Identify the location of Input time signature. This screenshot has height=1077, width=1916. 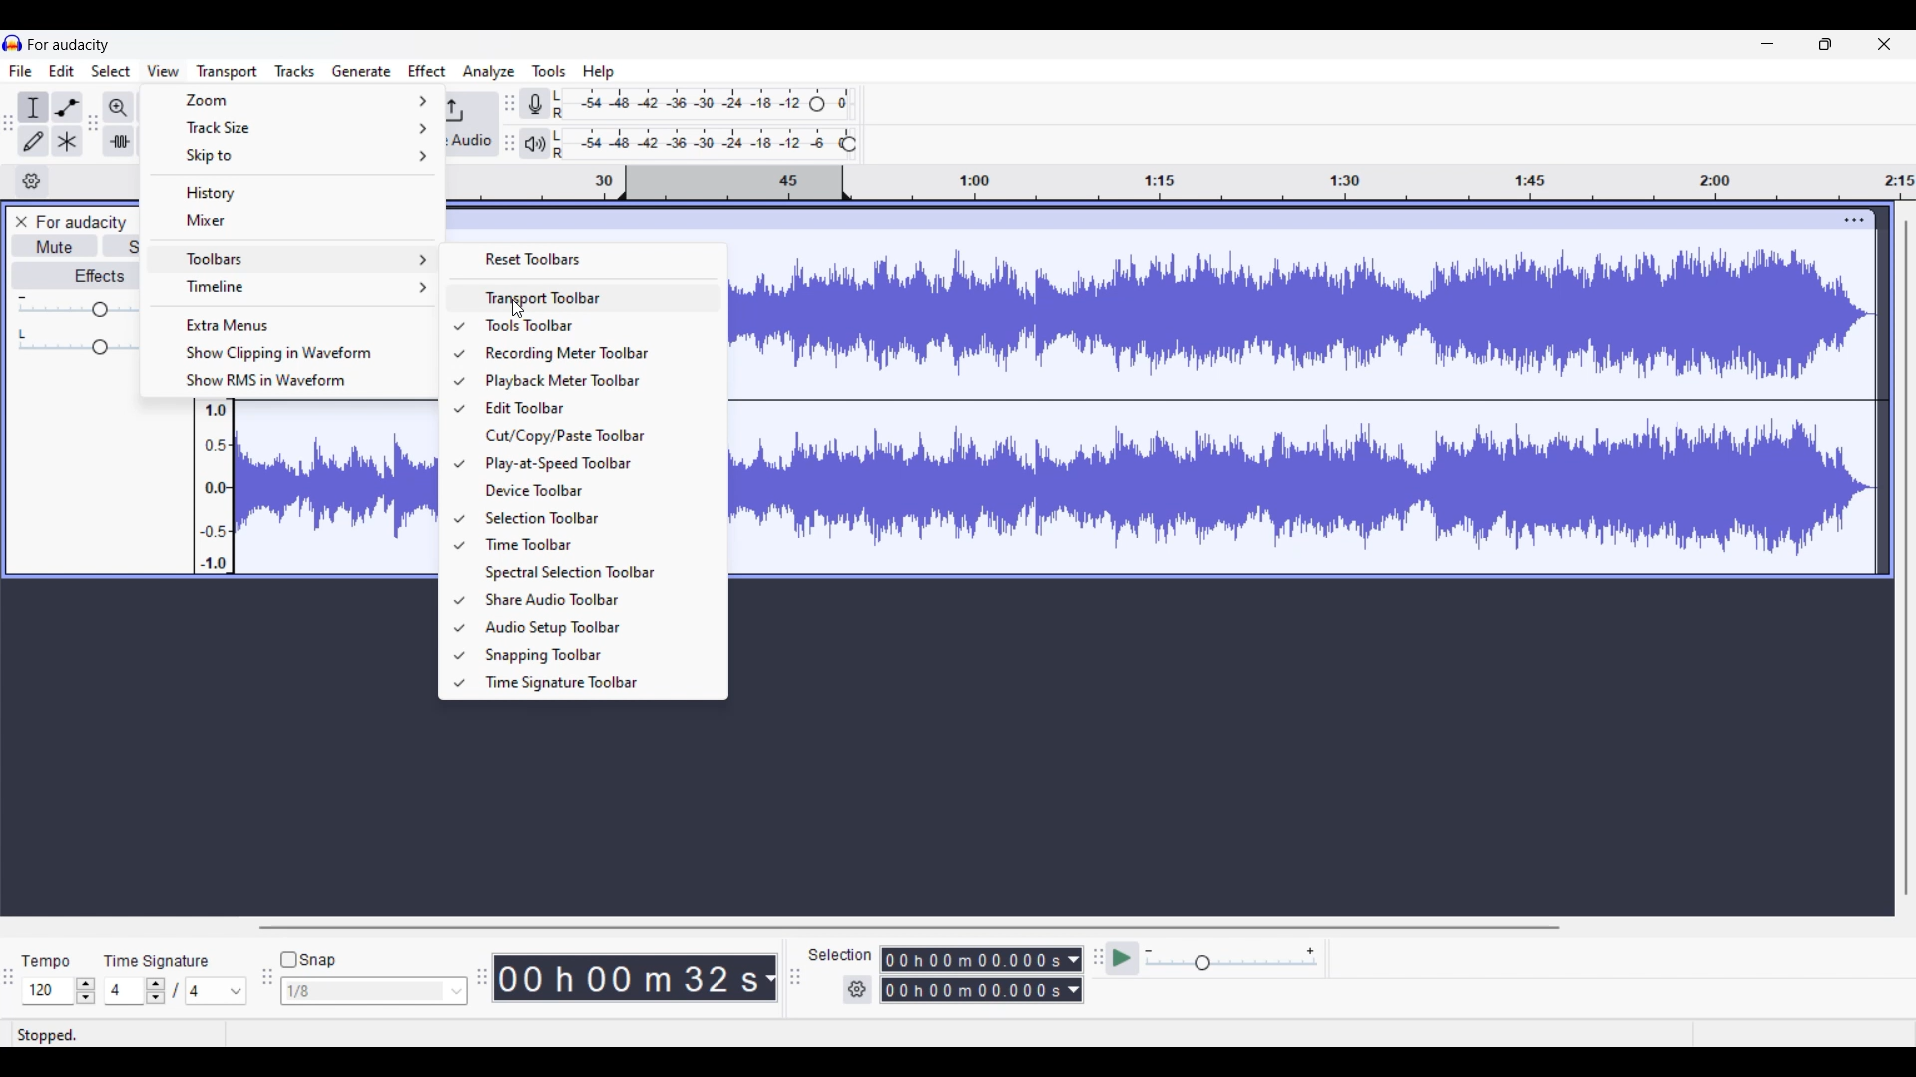
(123, 989).